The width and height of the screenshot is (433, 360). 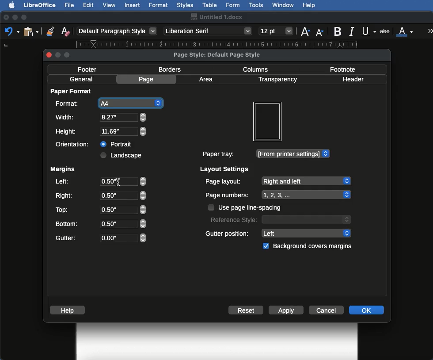 I want to click on OK, so click(x=366, y=310).